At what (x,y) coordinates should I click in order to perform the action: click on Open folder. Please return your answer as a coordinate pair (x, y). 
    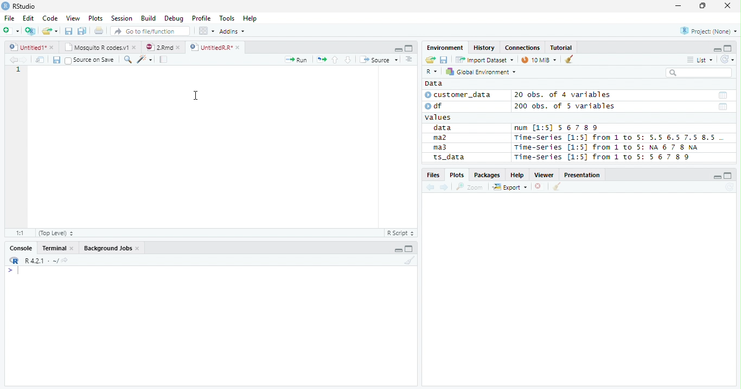
    Looking at the image, I should click on (429, 60).